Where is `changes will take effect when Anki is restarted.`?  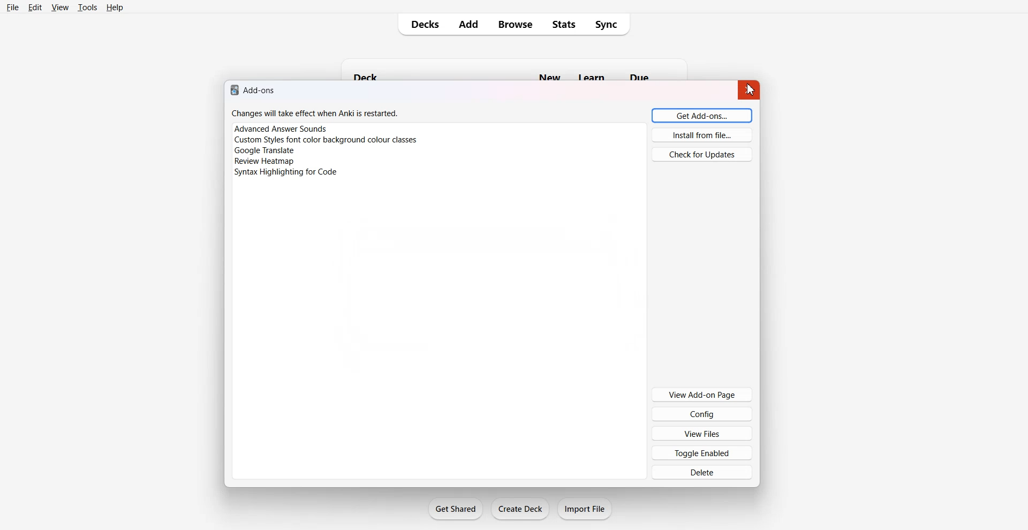 changes will take effect when Anki is restarted. is located at coordinates (315, 113).